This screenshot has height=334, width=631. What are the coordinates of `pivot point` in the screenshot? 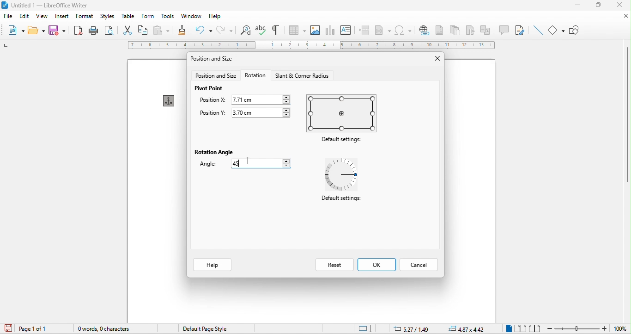 It's located at (212, 88).